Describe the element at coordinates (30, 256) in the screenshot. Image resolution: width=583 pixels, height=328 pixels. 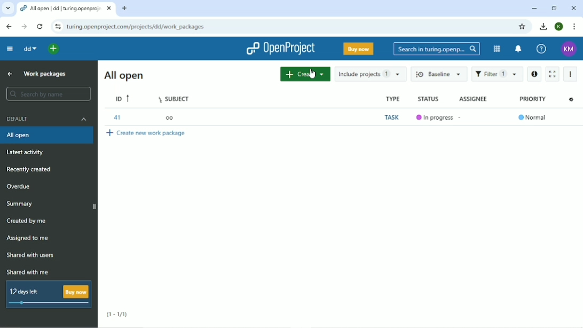
I see `Shared with users` at that location.